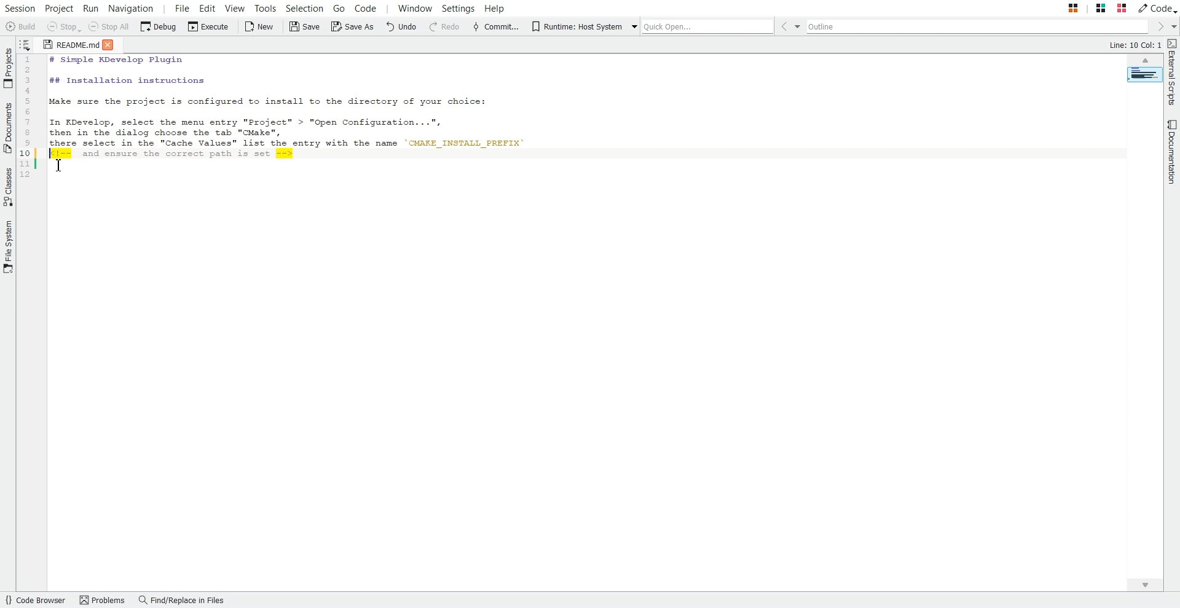 The width and height of the screenshot is (1180, 608). What do you see at coordinates (157, 27) in the screenshot?
I see `Debug` at bounding box center [157, 27].